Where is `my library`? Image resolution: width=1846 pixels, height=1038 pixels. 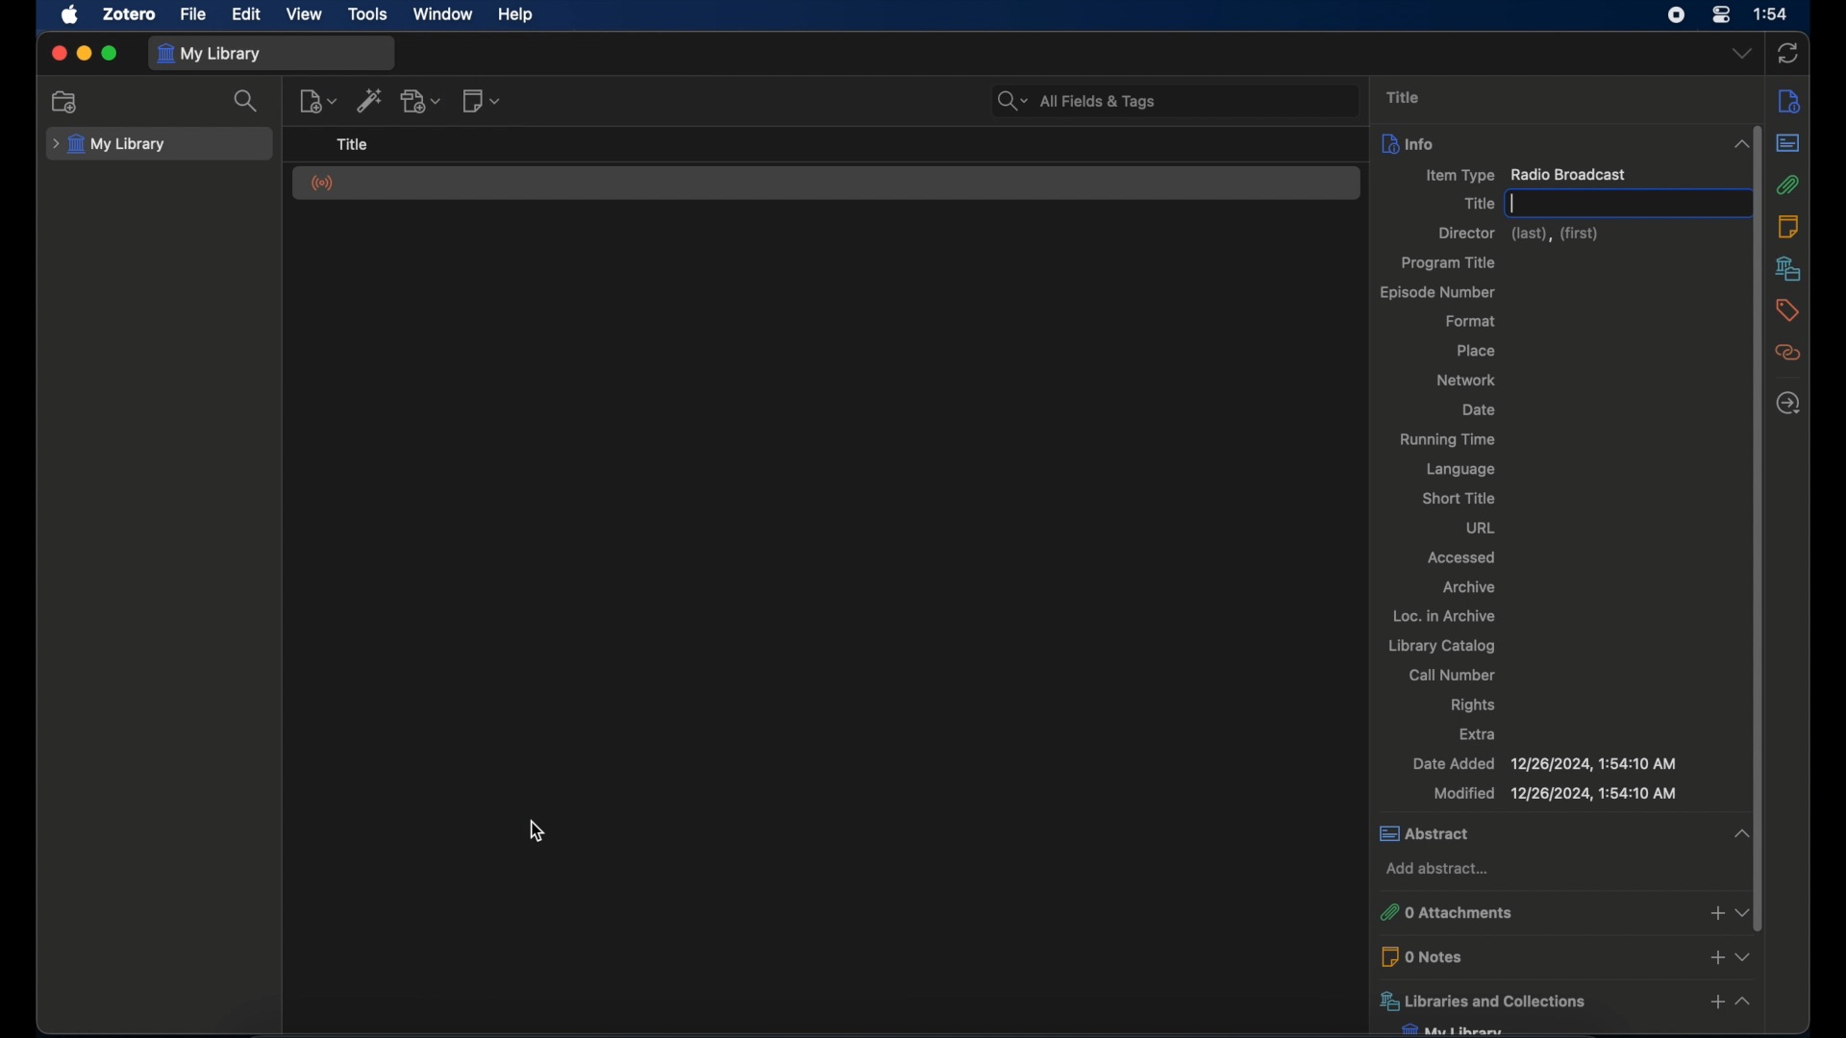 my library is located at coordinates (112, 144).